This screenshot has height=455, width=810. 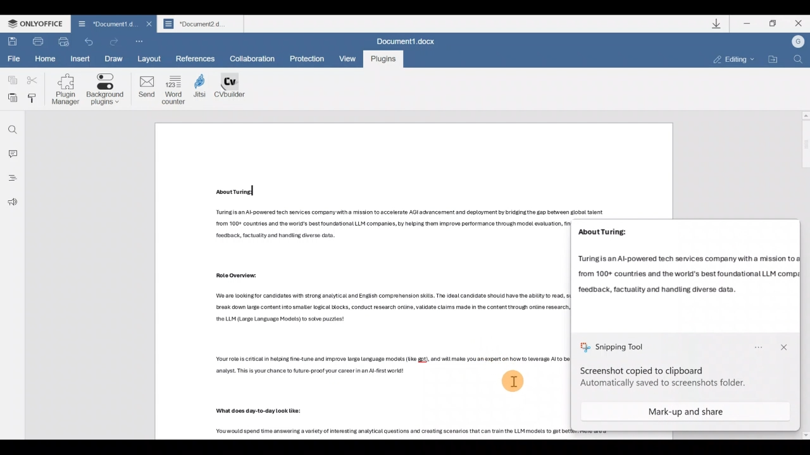 What do you see at coordinates (16, 60) in the screenshot?
I see `File` at bounding box center [16, 60].